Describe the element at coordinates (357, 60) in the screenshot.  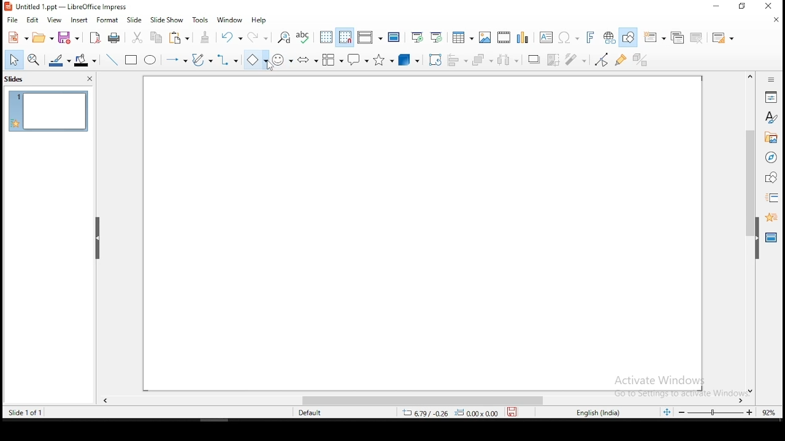
I see `callout shapes` at that location.